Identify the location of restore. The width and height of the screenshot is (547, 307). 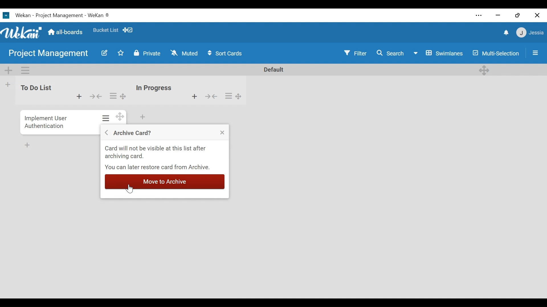
(517, 15).